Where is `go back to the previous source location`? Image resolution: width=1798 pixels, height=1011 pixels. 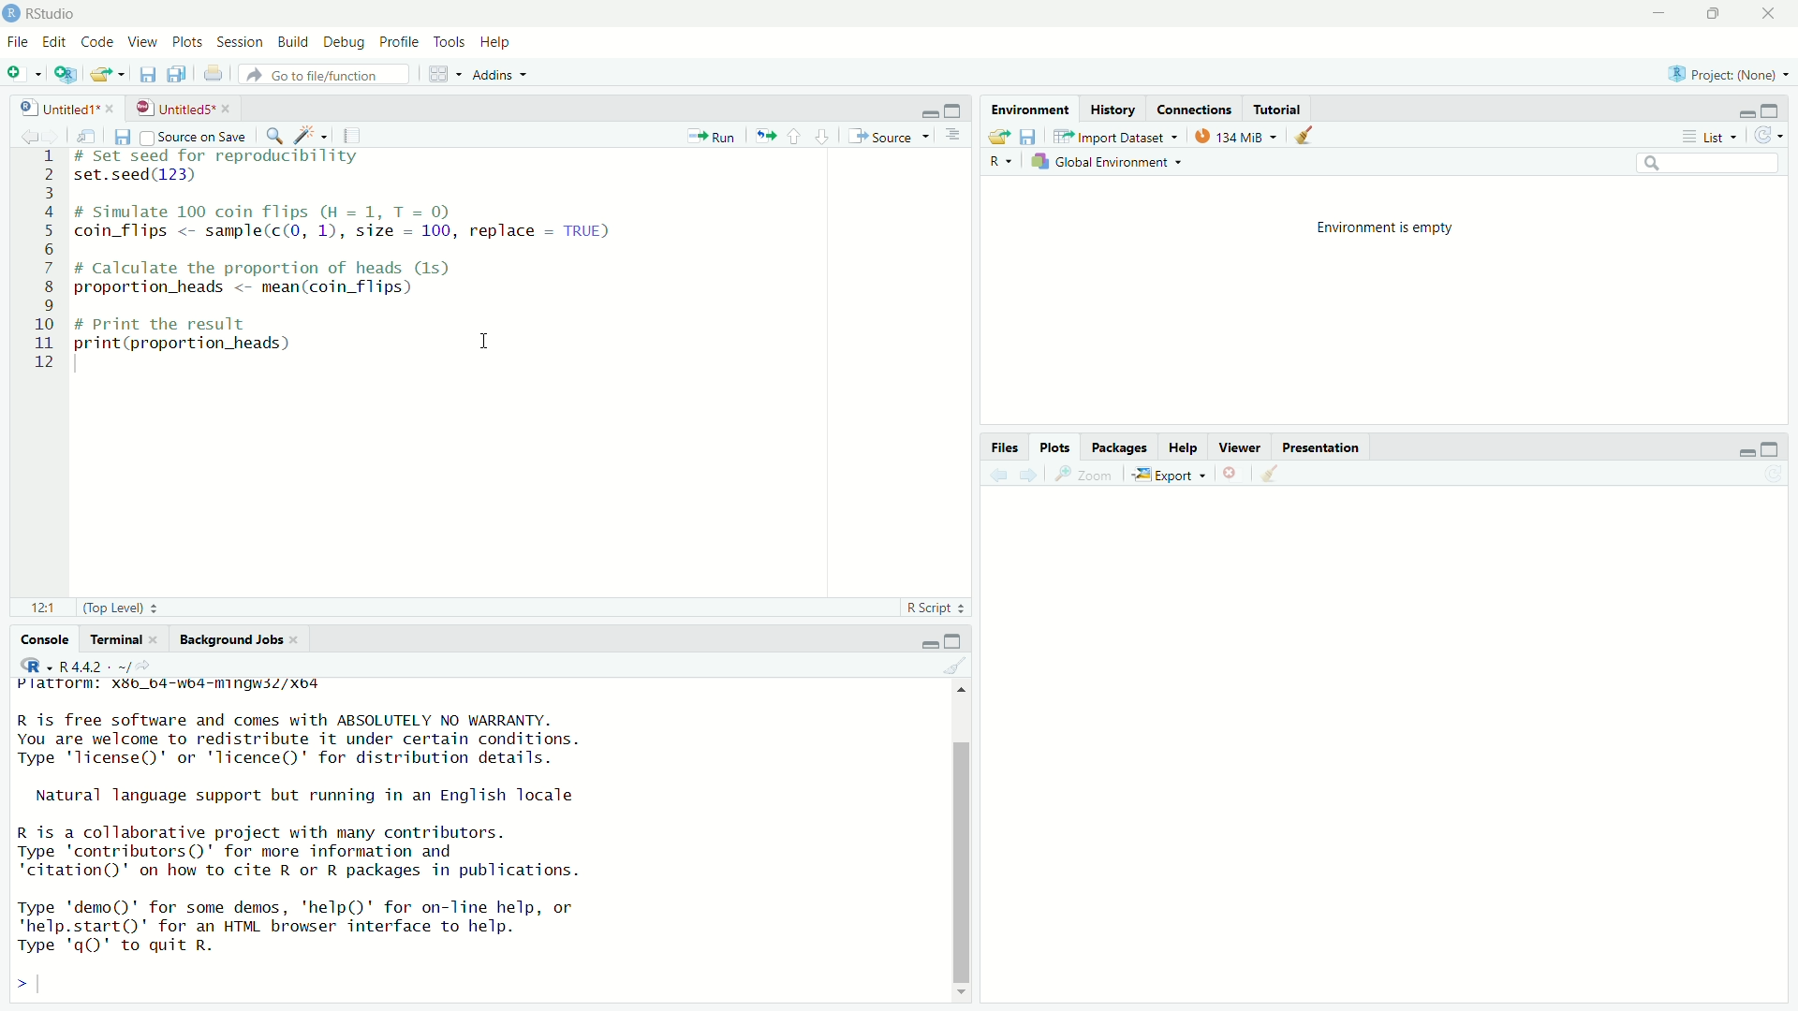 go back to the previous source location is located at coordinates (19, 133).